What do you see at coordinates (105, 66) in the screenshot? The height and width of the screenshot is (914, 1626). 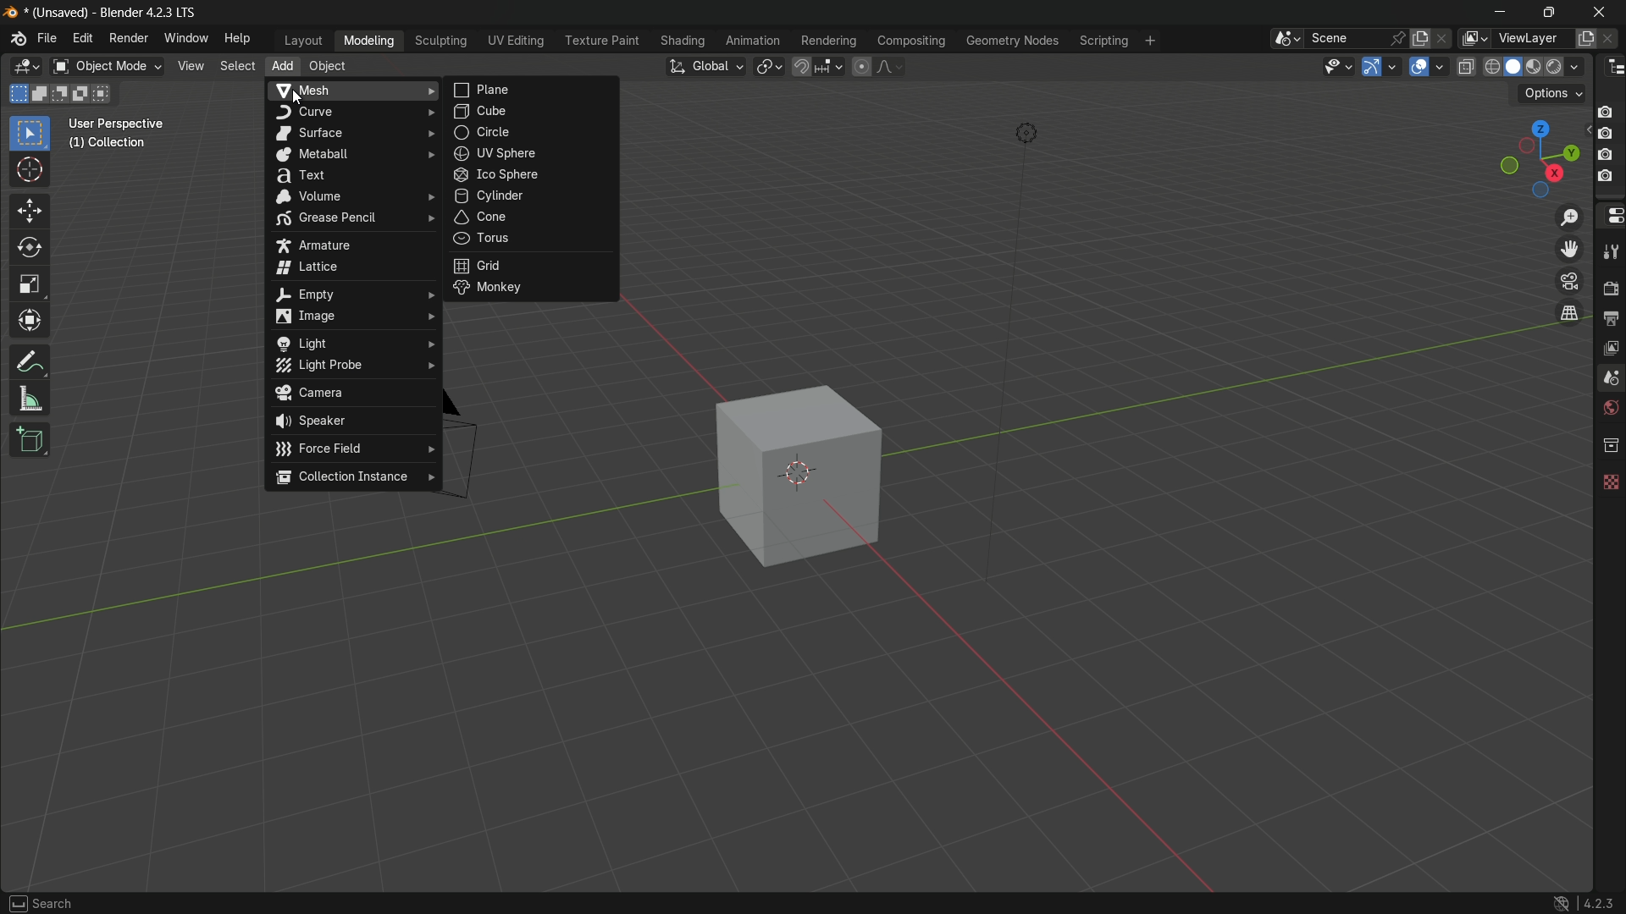 I see `switch mode` at bounding box center [105, 66].